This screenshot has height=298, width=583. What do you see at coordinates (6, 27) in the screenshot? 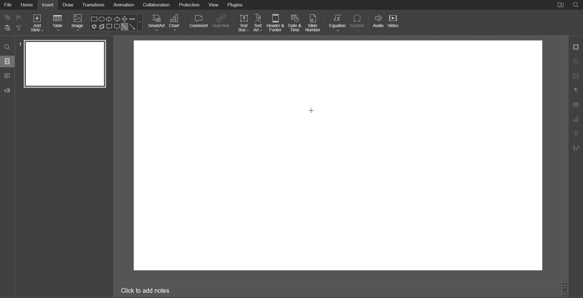
I see `Paste` at bounding box center [6, 27].